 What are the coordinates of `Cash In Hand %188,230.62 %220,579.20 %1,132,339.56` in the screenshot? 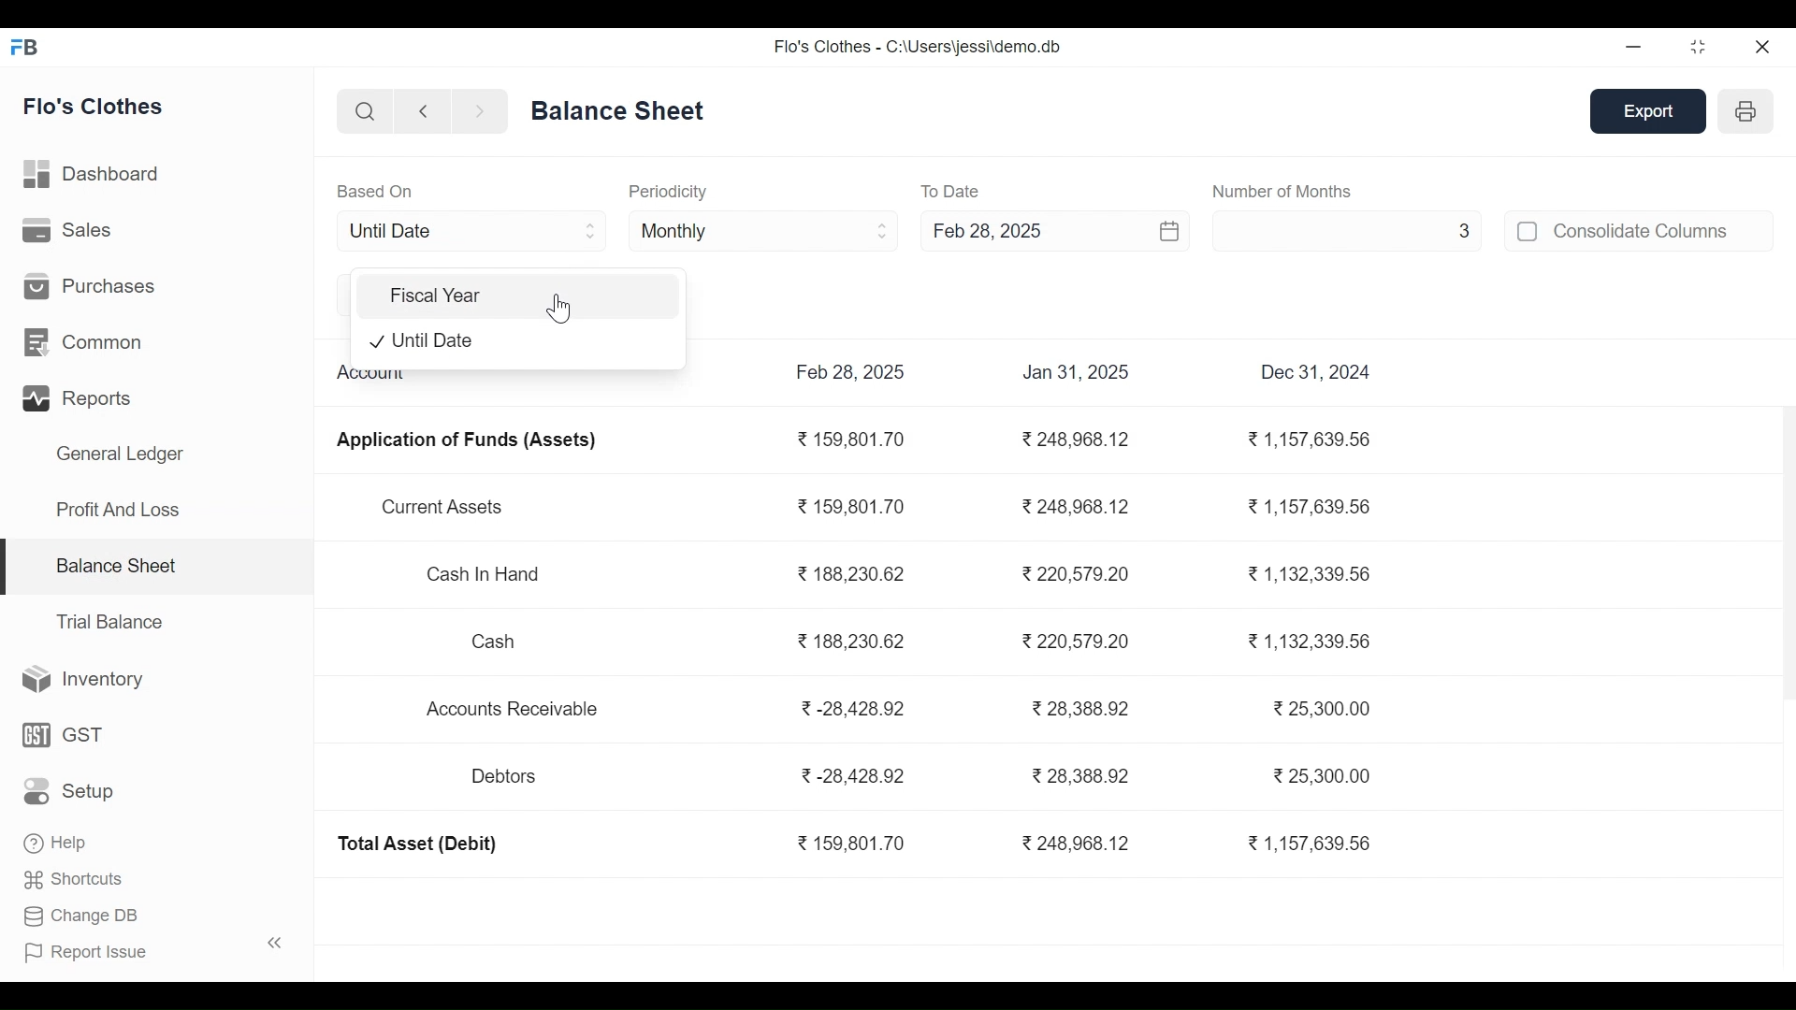 It's located at (903, 576).